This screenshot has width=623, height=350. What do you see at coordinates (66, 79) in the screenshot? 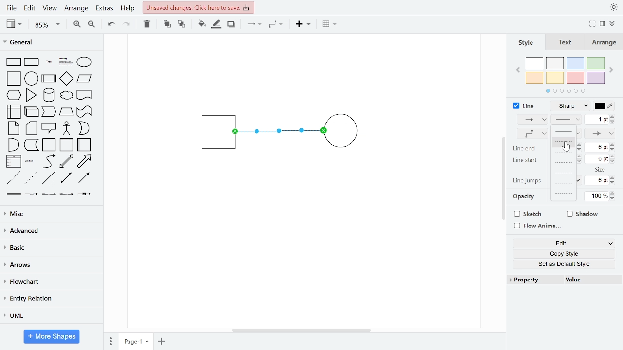
I see `diamond` at bounding box center [66, 79].